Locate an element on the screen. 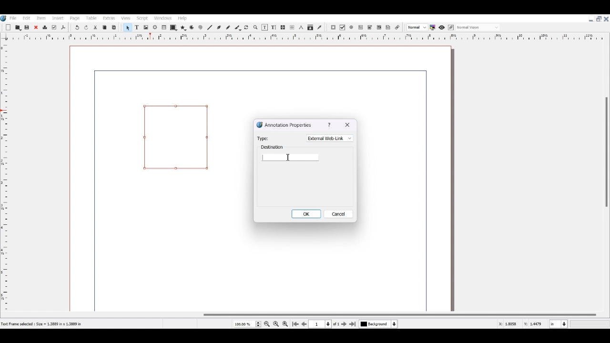 The image size is (610, 343). X, Y Co-ordinate is located at coordinates (508, 324).